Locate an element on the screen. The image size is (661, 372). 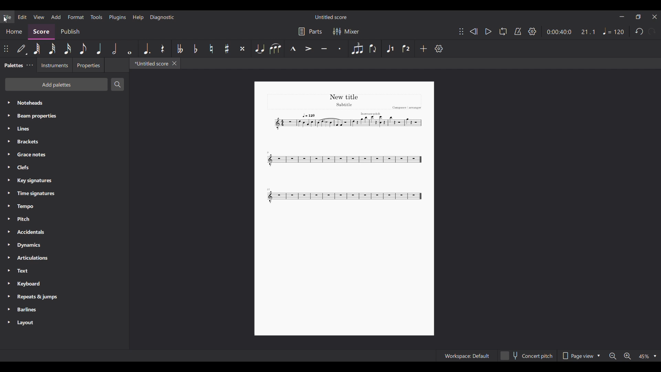
Cursor is located at coordinates (6, 19).